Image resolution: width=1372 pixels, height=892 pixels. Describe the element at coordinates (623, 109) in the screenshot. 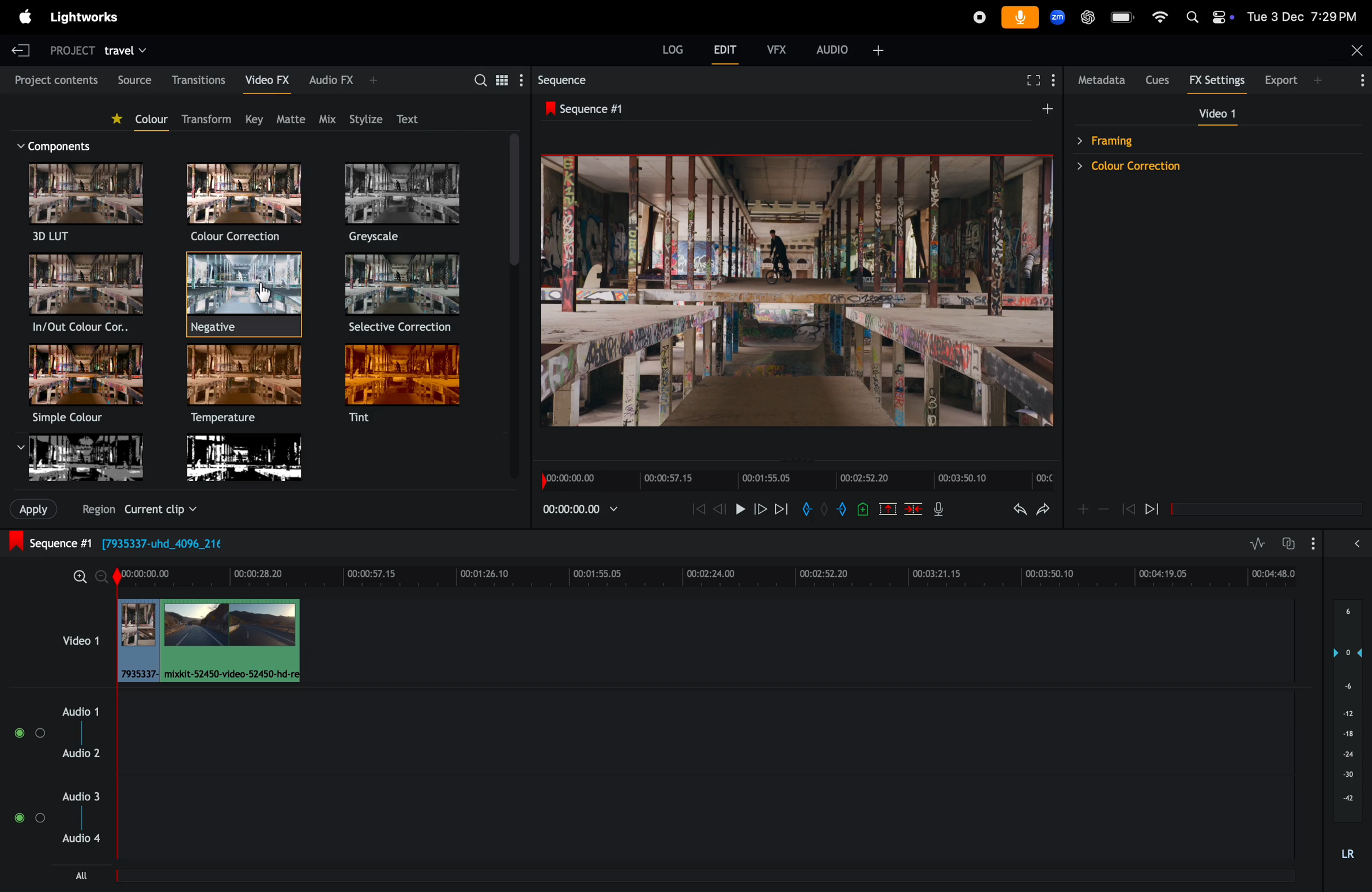

I see `sequence #1` at that location.